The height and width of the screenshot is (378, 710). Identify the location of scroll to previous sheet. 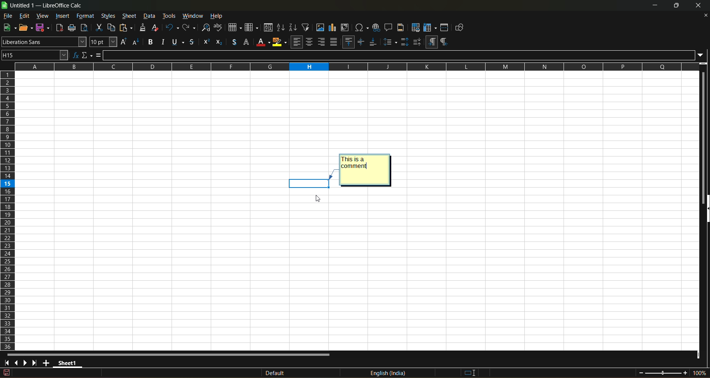
(18, 363).